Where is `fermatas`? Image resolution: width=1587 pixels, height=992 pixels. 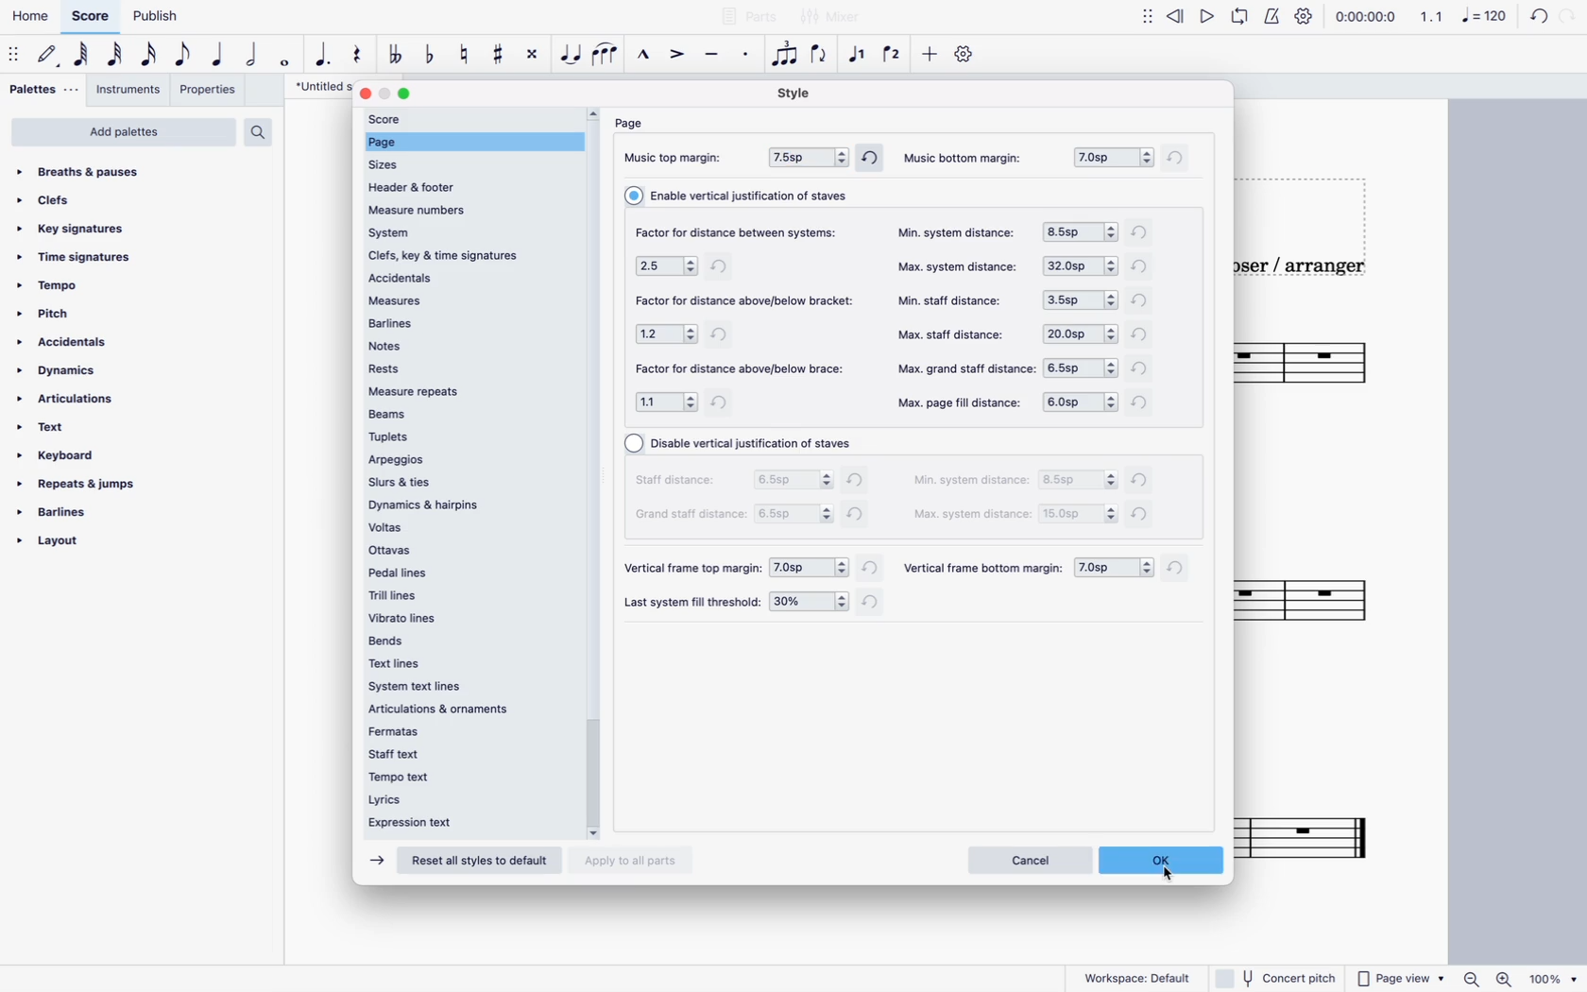
fermatas is located at coordinates (455, 731).